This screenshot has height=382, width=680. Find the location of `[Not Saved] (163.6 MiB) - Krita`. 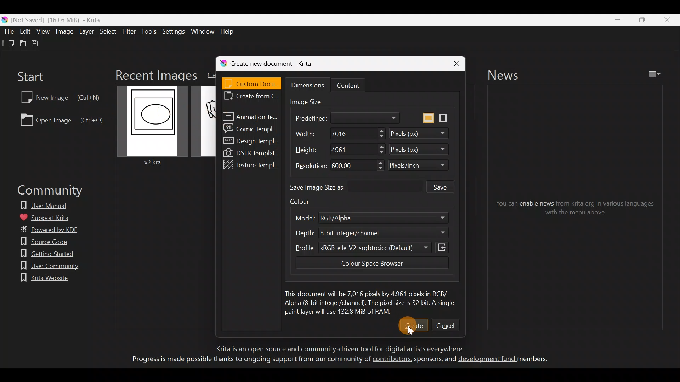

[Not Saved] (163.6 MiB) - Krita is located at coordinates (60, 20).